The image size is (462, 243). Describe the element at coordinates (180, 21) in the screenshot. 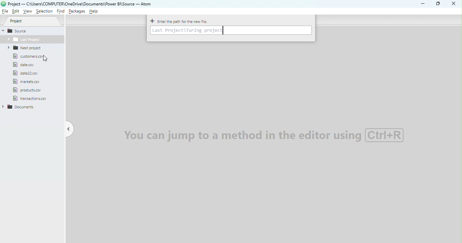

I see `Enter the path for the new file` at that location.